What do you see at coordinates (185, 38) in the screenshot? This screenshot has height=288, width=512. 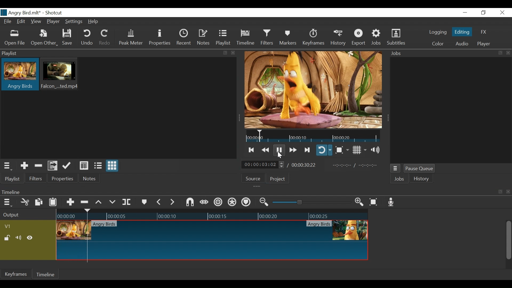 I see `Recent` at bounding box center [185, 38].